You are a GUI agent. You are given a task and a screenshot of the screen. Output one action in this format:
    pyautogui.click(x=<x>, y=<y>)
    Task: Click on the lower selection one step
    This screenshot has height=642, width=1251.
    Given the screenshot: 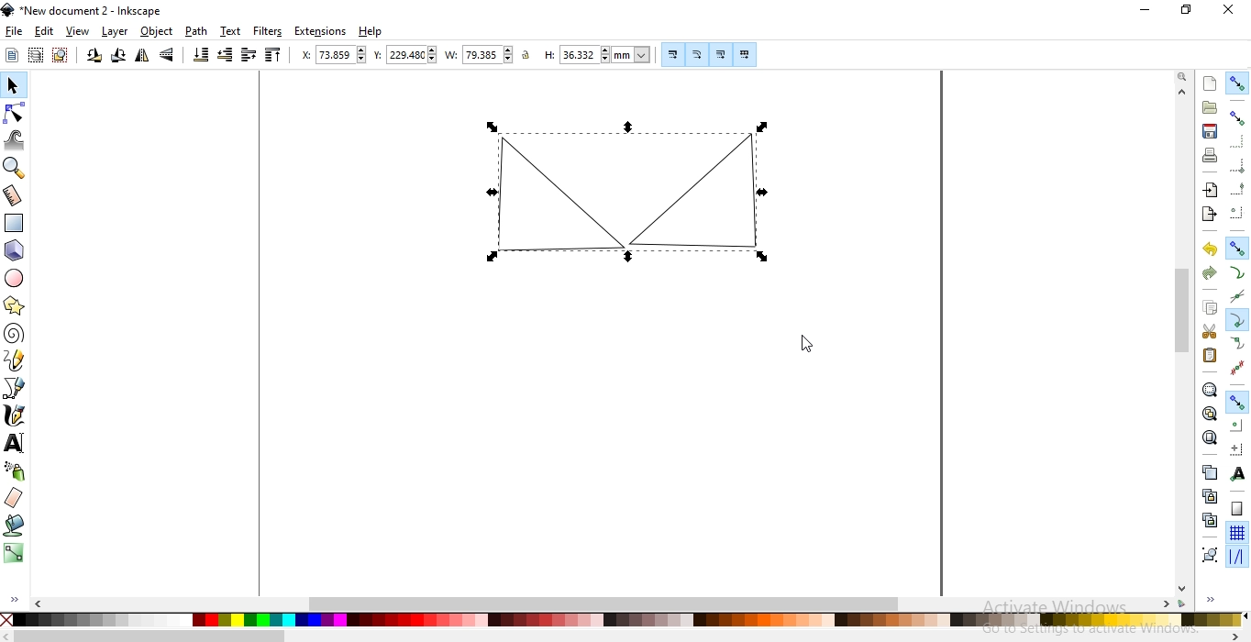 What is the action you would take?
    pyautogui.click(x=227, y=56)
    